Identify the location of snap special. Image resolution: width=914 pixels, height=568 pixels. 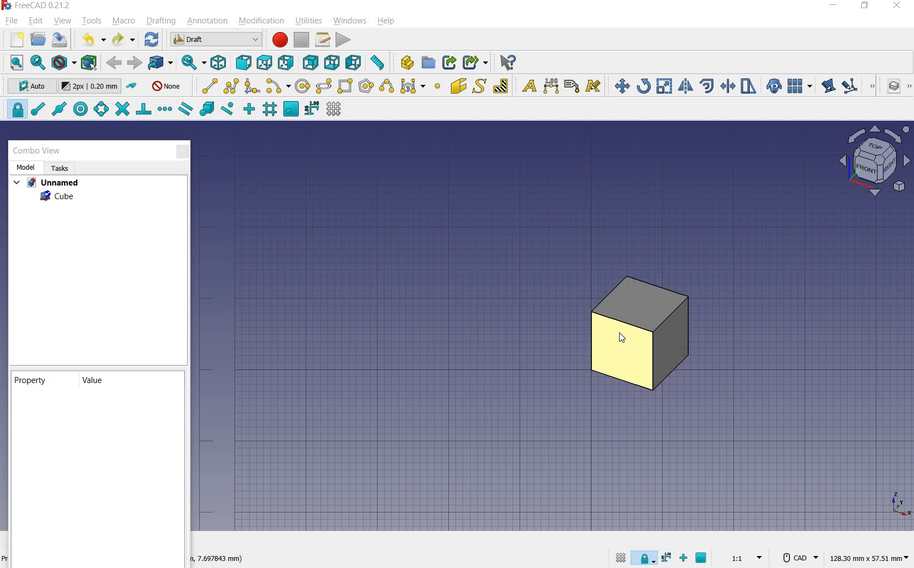
(207, 109).